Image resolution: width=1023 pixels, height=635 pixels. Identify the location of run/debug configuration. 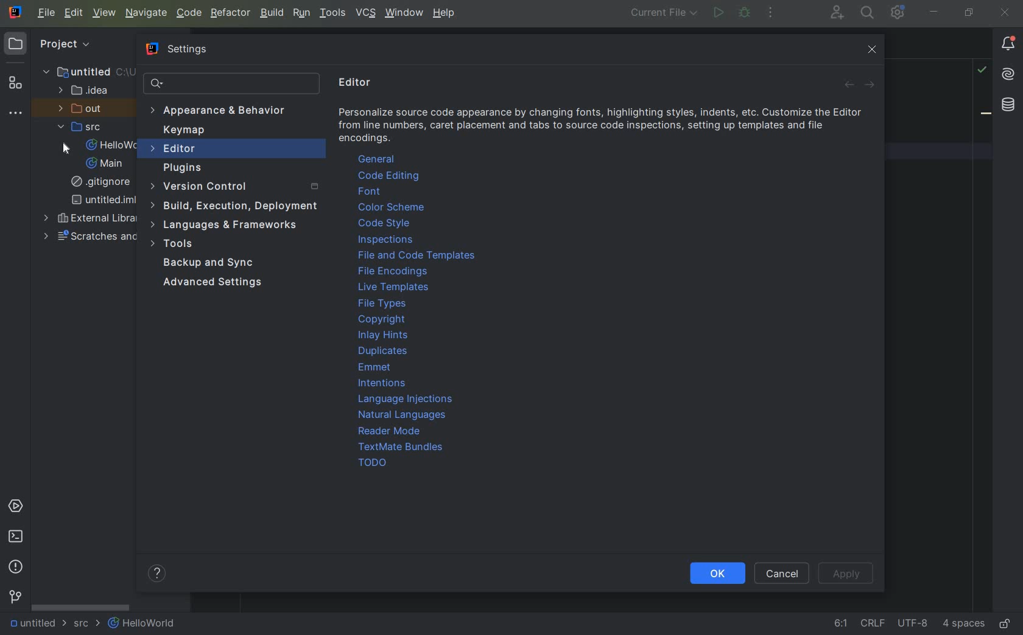
(665, 14).